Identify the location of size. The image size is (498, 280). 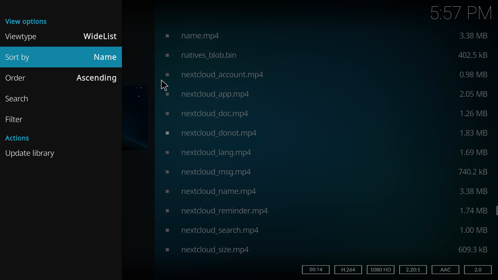
(475, 74).